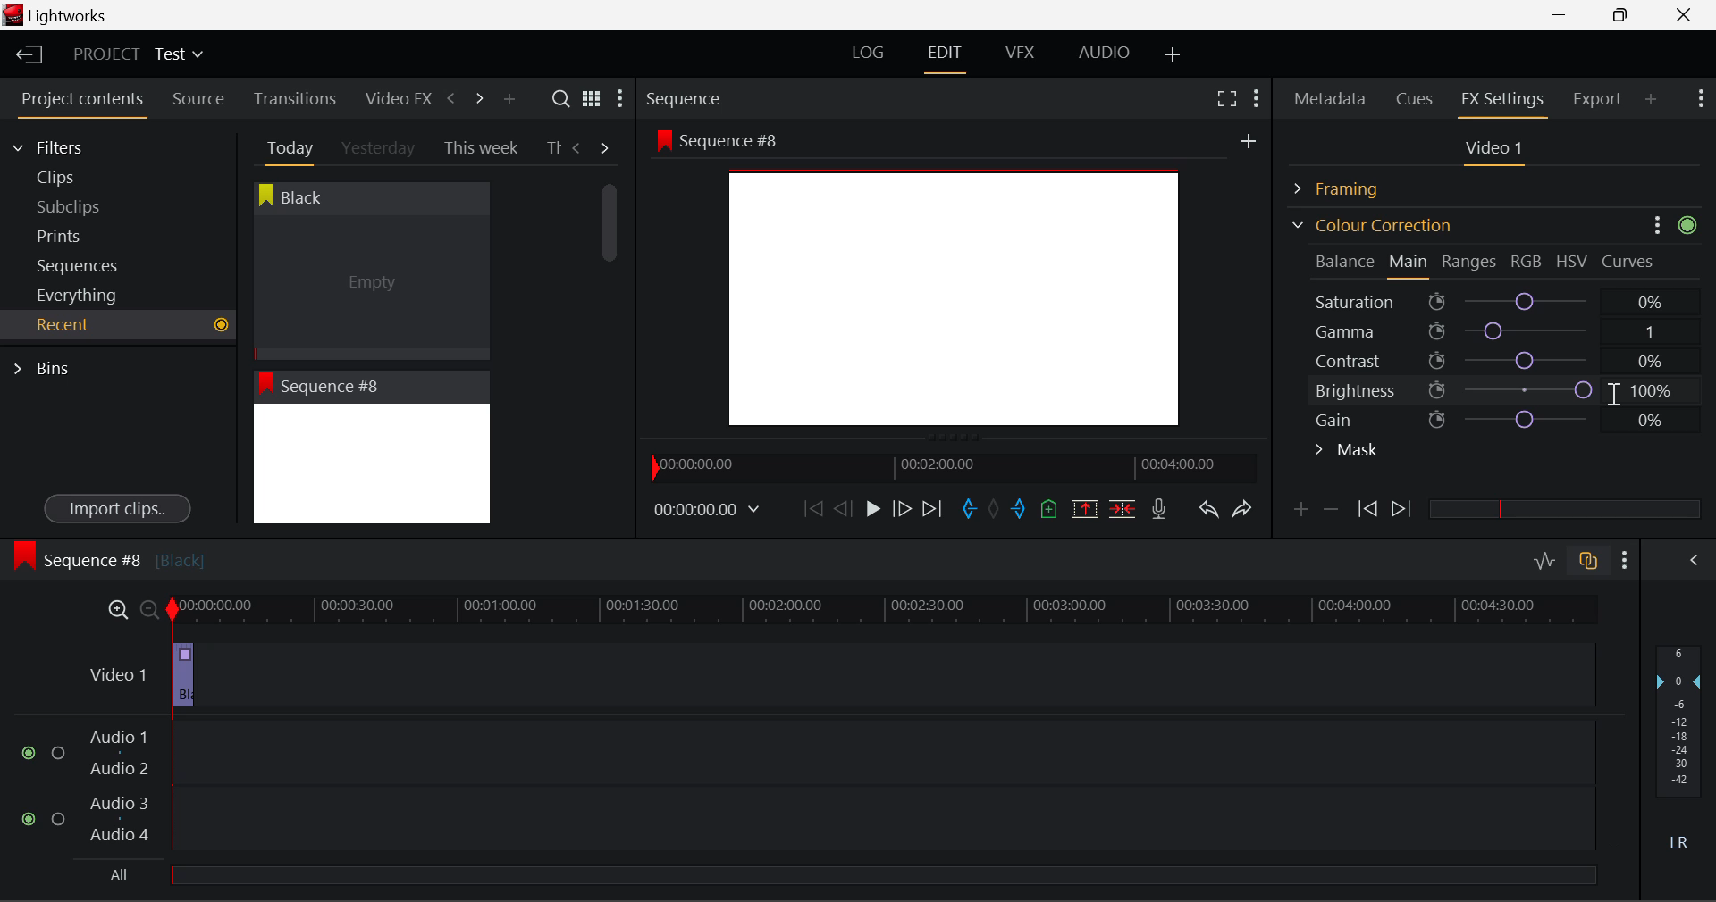 This screenshot has width=1716, height=902. Describe the element at coordinates (1417, 96) in the screenshot. I see `Cues Panel` at that location.